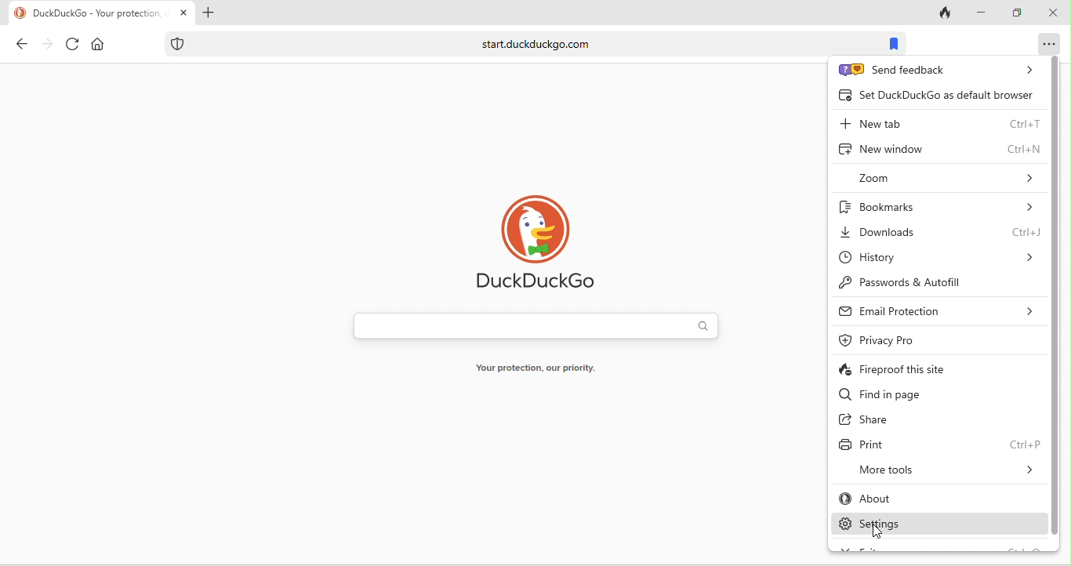 The height and width of the screenshot is (566, 1071). What do you see at coordinates (916, 339) in the screenshot?
I see `privacy pro` at bounding box center [916, 339].